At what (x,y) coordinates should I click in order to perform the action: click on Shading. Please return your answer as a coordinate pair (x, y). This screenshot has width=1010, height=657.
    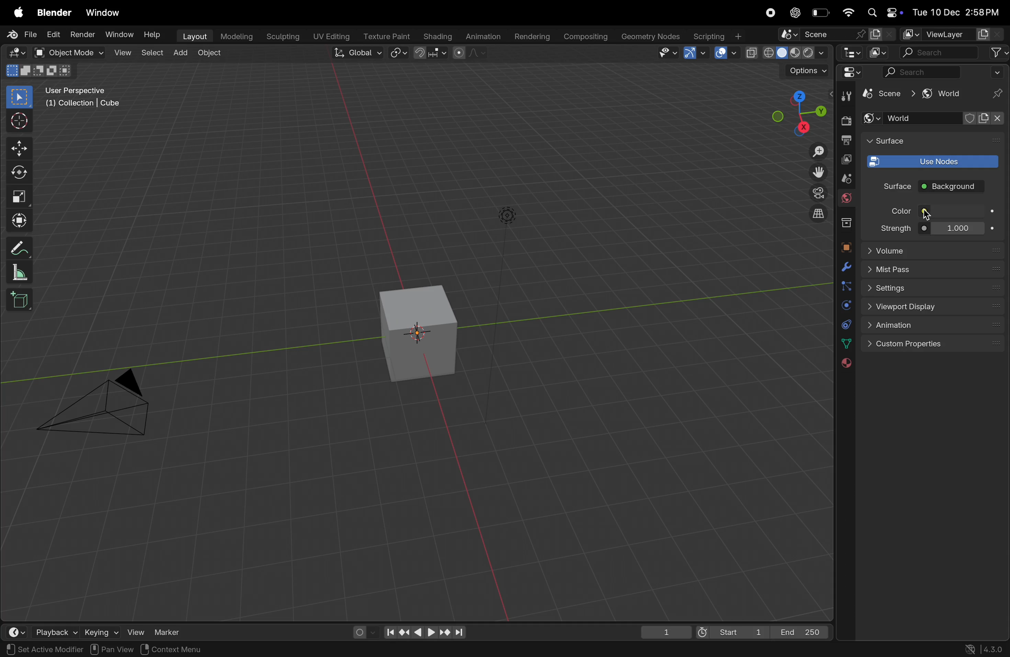
    Looking at the image, I should click on (436, 36).